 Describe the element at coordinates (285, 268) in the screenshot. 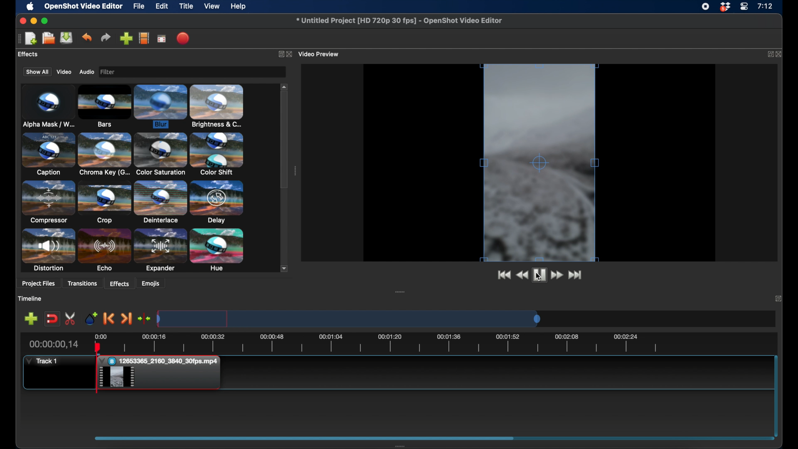

I see `scroll down arrow` at that location.